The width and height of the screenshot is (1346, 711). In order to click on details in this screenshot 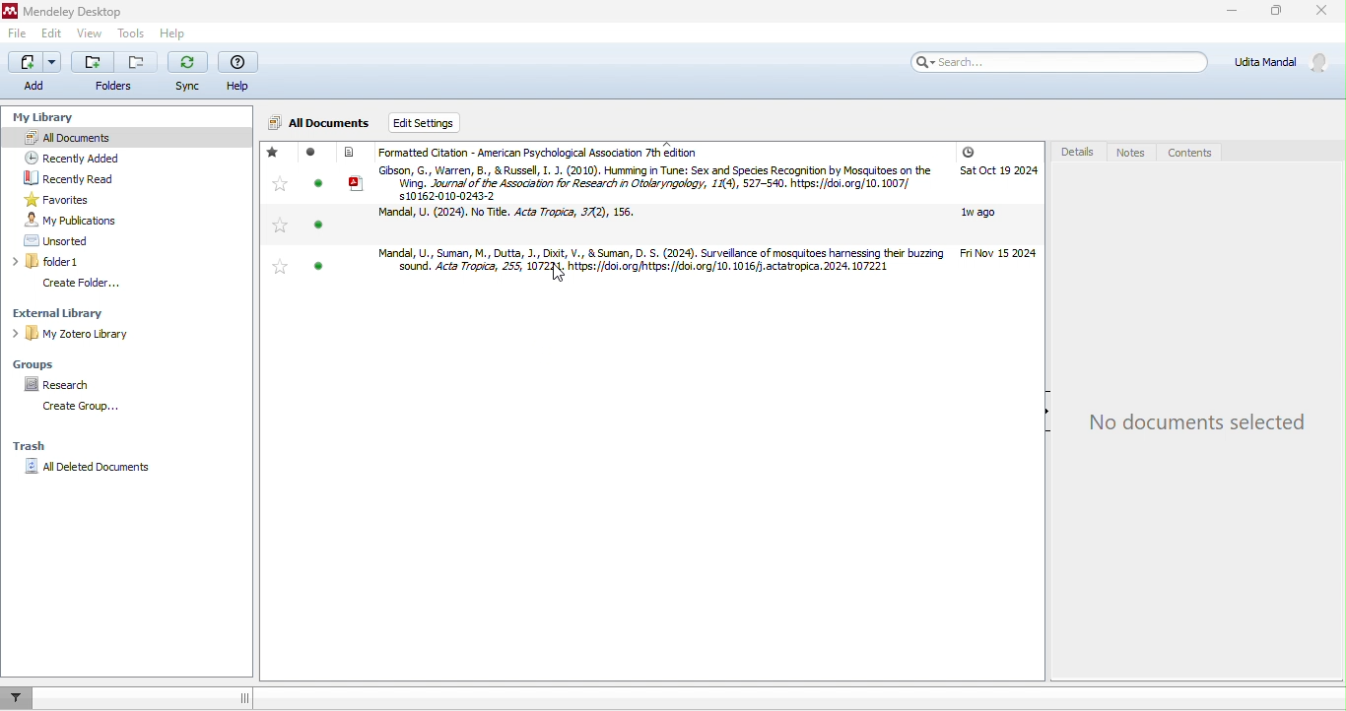, I will do `click(1075, 153)`.